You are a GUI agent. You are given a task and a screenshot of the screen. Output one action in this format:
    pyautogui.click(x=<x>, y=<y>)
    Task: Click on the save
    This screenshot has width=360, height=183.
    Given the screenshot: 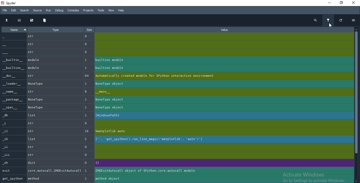 What is the action you would take?
    pyautogui.click(x=20, y=20)
    